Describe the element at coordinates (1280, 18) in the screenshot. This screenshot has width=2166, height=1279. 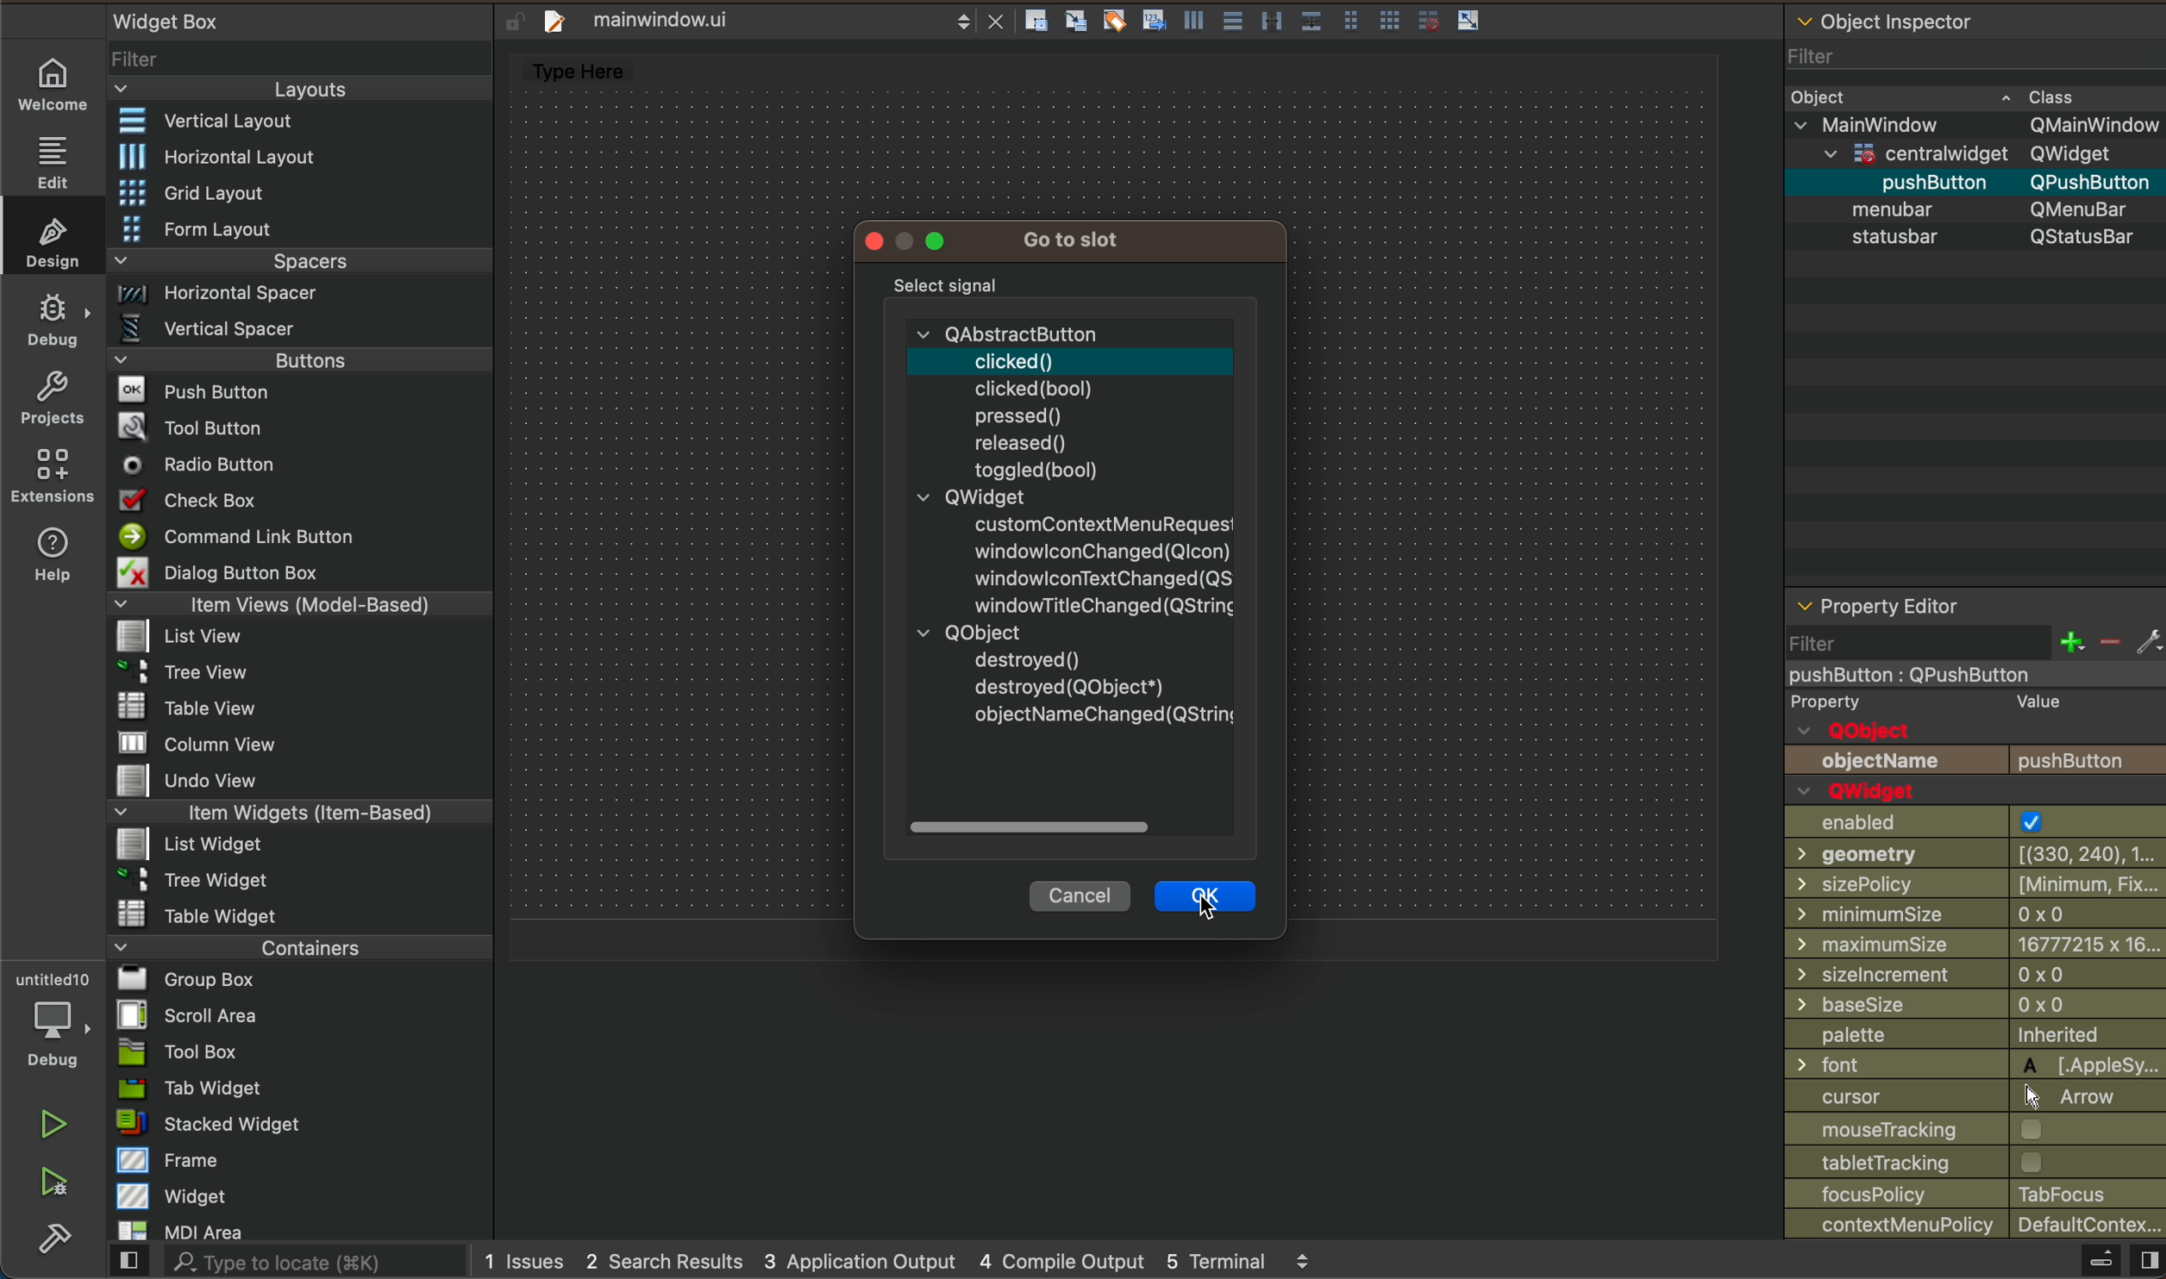
I see `` at that location.